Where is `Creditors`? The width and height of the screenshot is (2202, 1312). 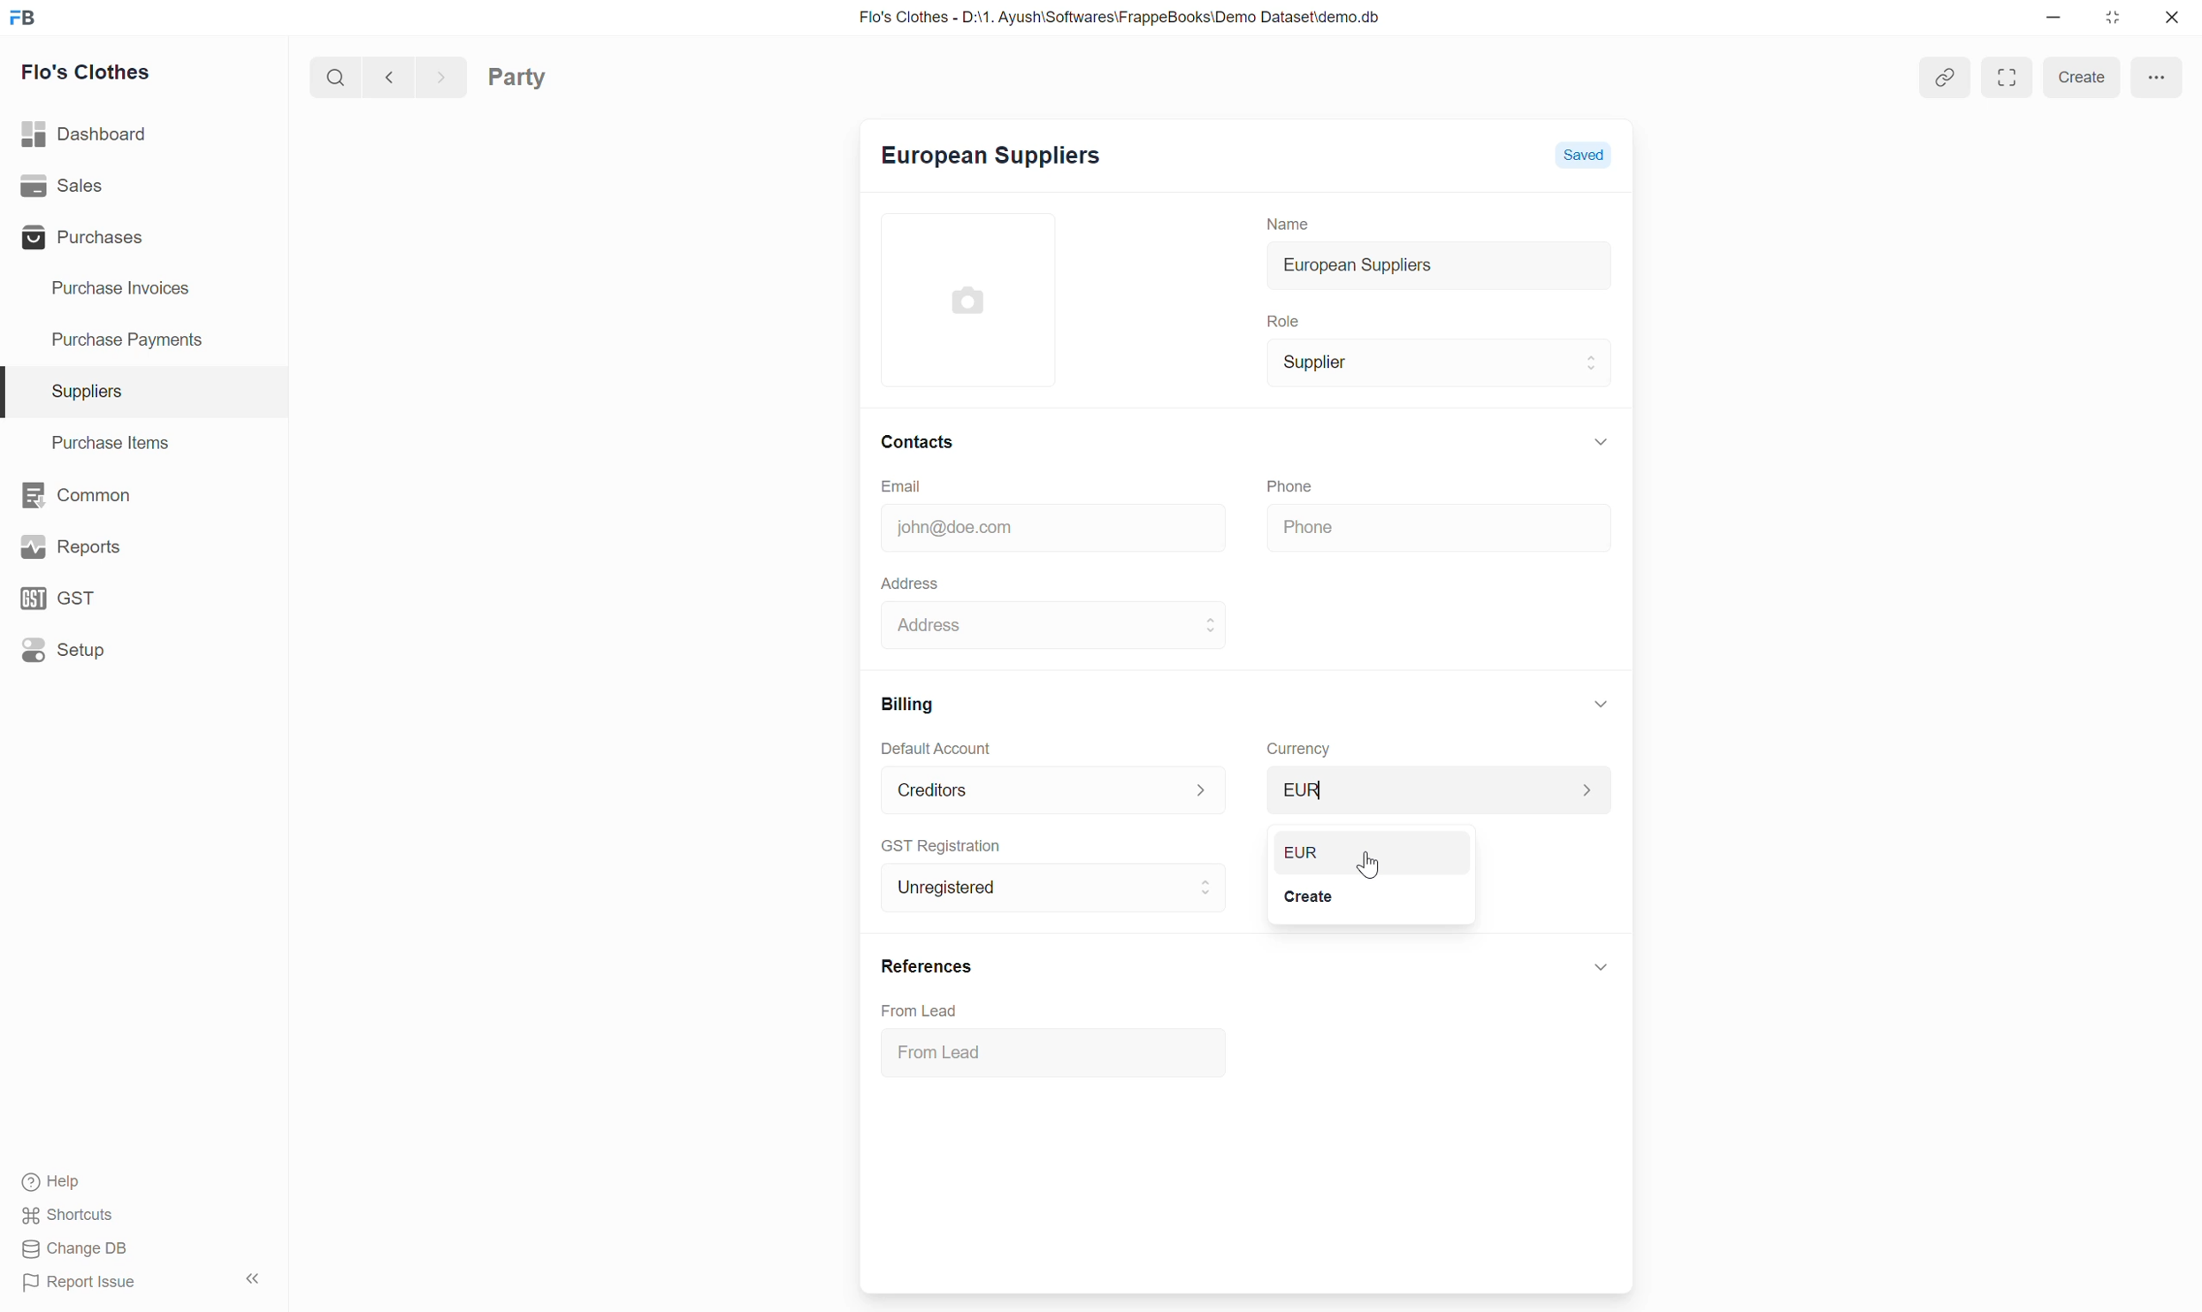 Creditors is located at coordinates (925, 788).